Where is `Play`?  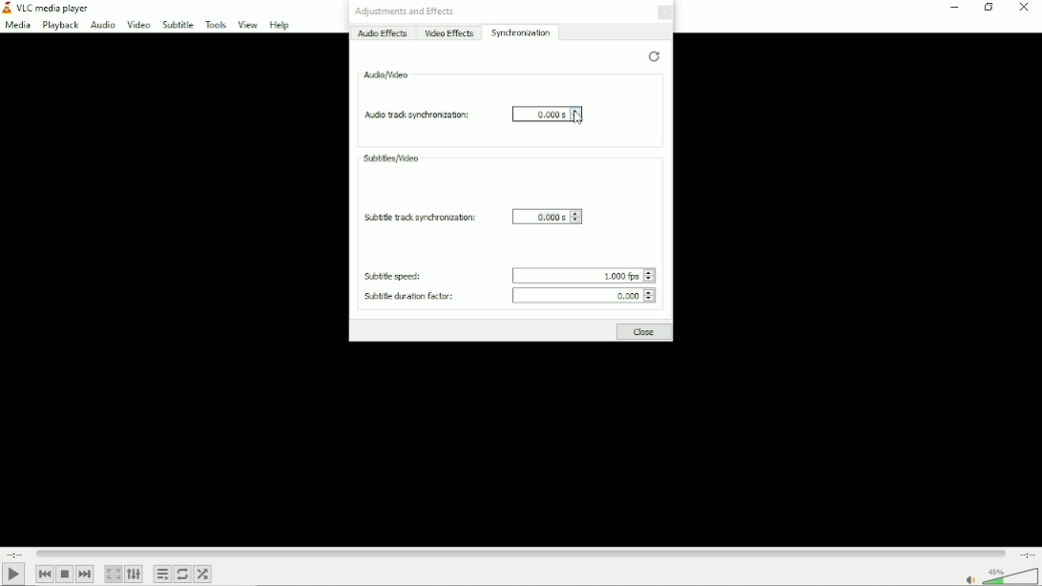
Play is located at coordinates (13, 575).